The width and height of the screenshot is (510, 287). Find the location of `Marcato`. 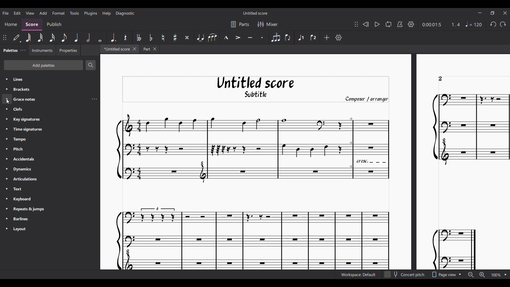

Marcato is located at coordinates (226, 37).